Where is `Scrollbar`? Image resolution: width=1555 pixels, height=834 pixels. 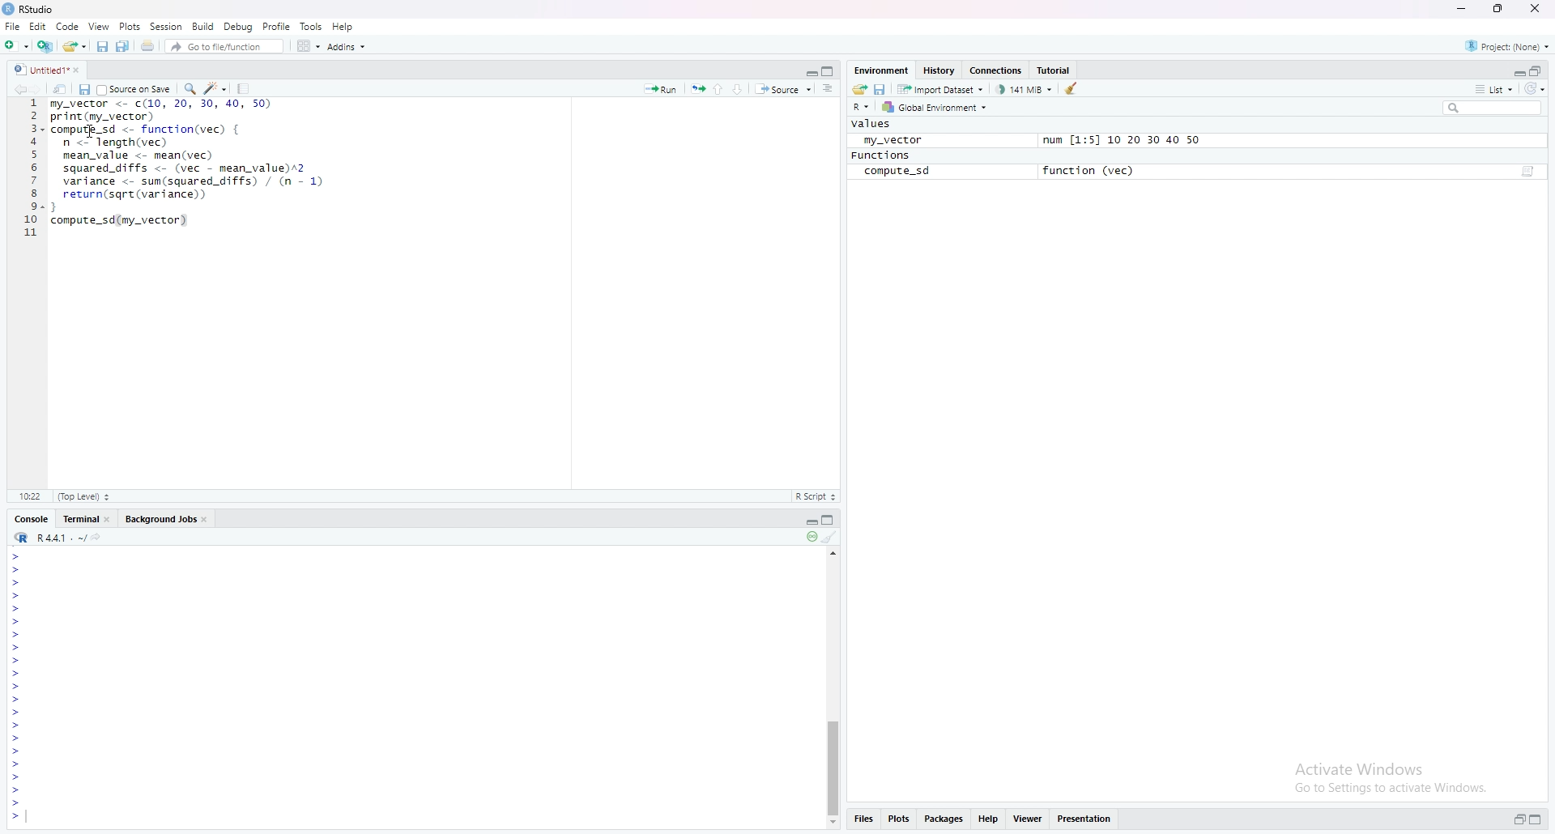 Scrollbar is located at coordinates (833, 763).